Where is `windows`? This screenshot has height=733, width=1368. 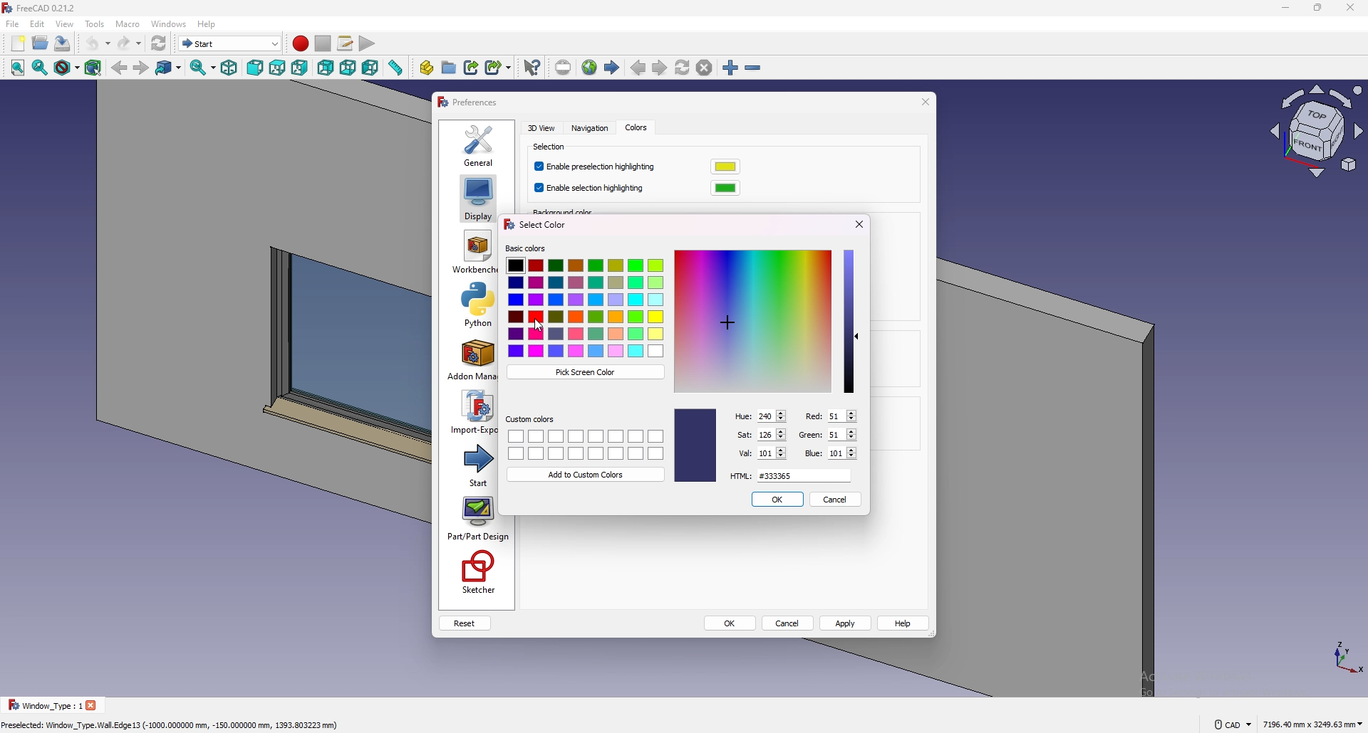
windows is located at coordinates (170, 23).